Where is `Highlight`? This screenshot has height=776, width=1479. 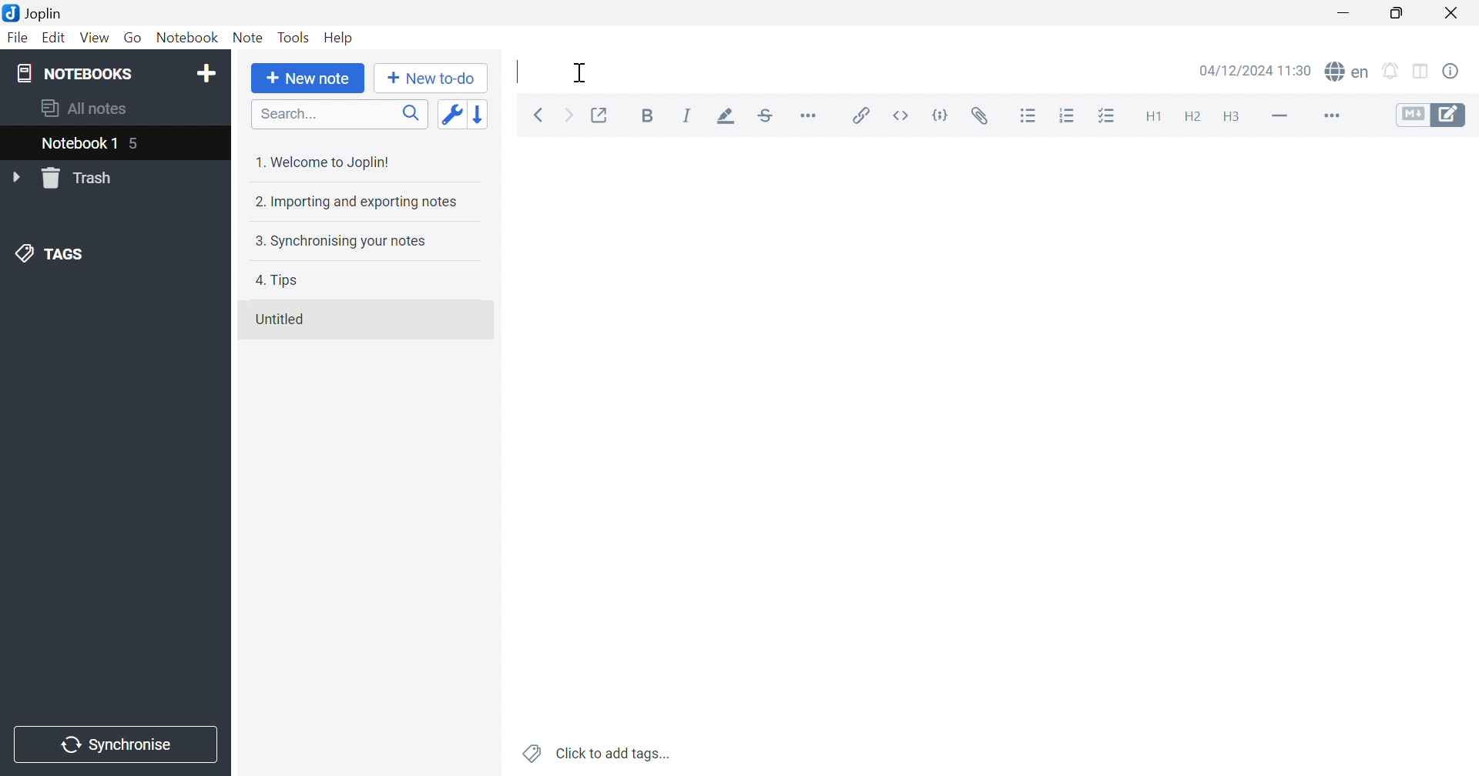 Highlight is located at coordinates (729, 116).